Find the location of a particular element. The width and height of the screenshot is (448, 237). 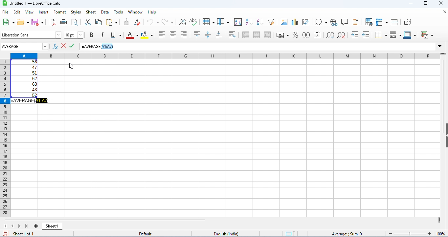

expand is located at coordinates (440, 46).